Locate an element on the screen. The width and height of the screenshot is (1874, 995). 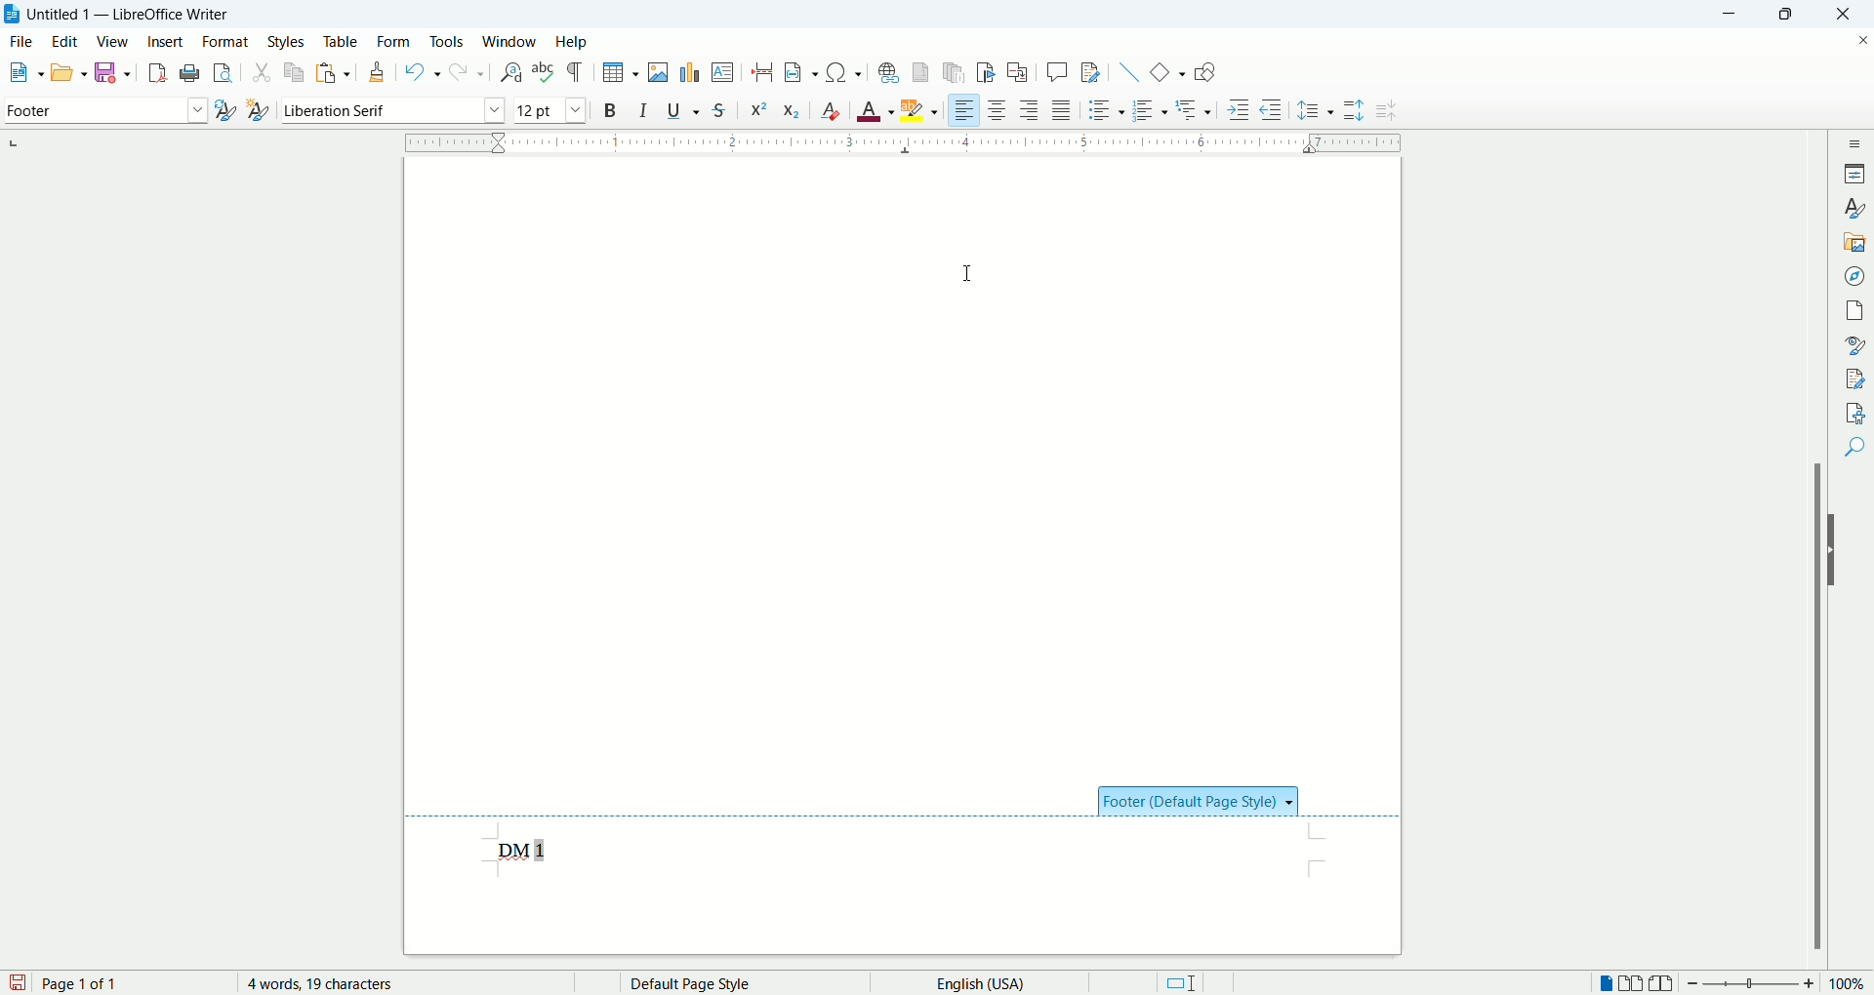
form is located at coordinates (394, 40).